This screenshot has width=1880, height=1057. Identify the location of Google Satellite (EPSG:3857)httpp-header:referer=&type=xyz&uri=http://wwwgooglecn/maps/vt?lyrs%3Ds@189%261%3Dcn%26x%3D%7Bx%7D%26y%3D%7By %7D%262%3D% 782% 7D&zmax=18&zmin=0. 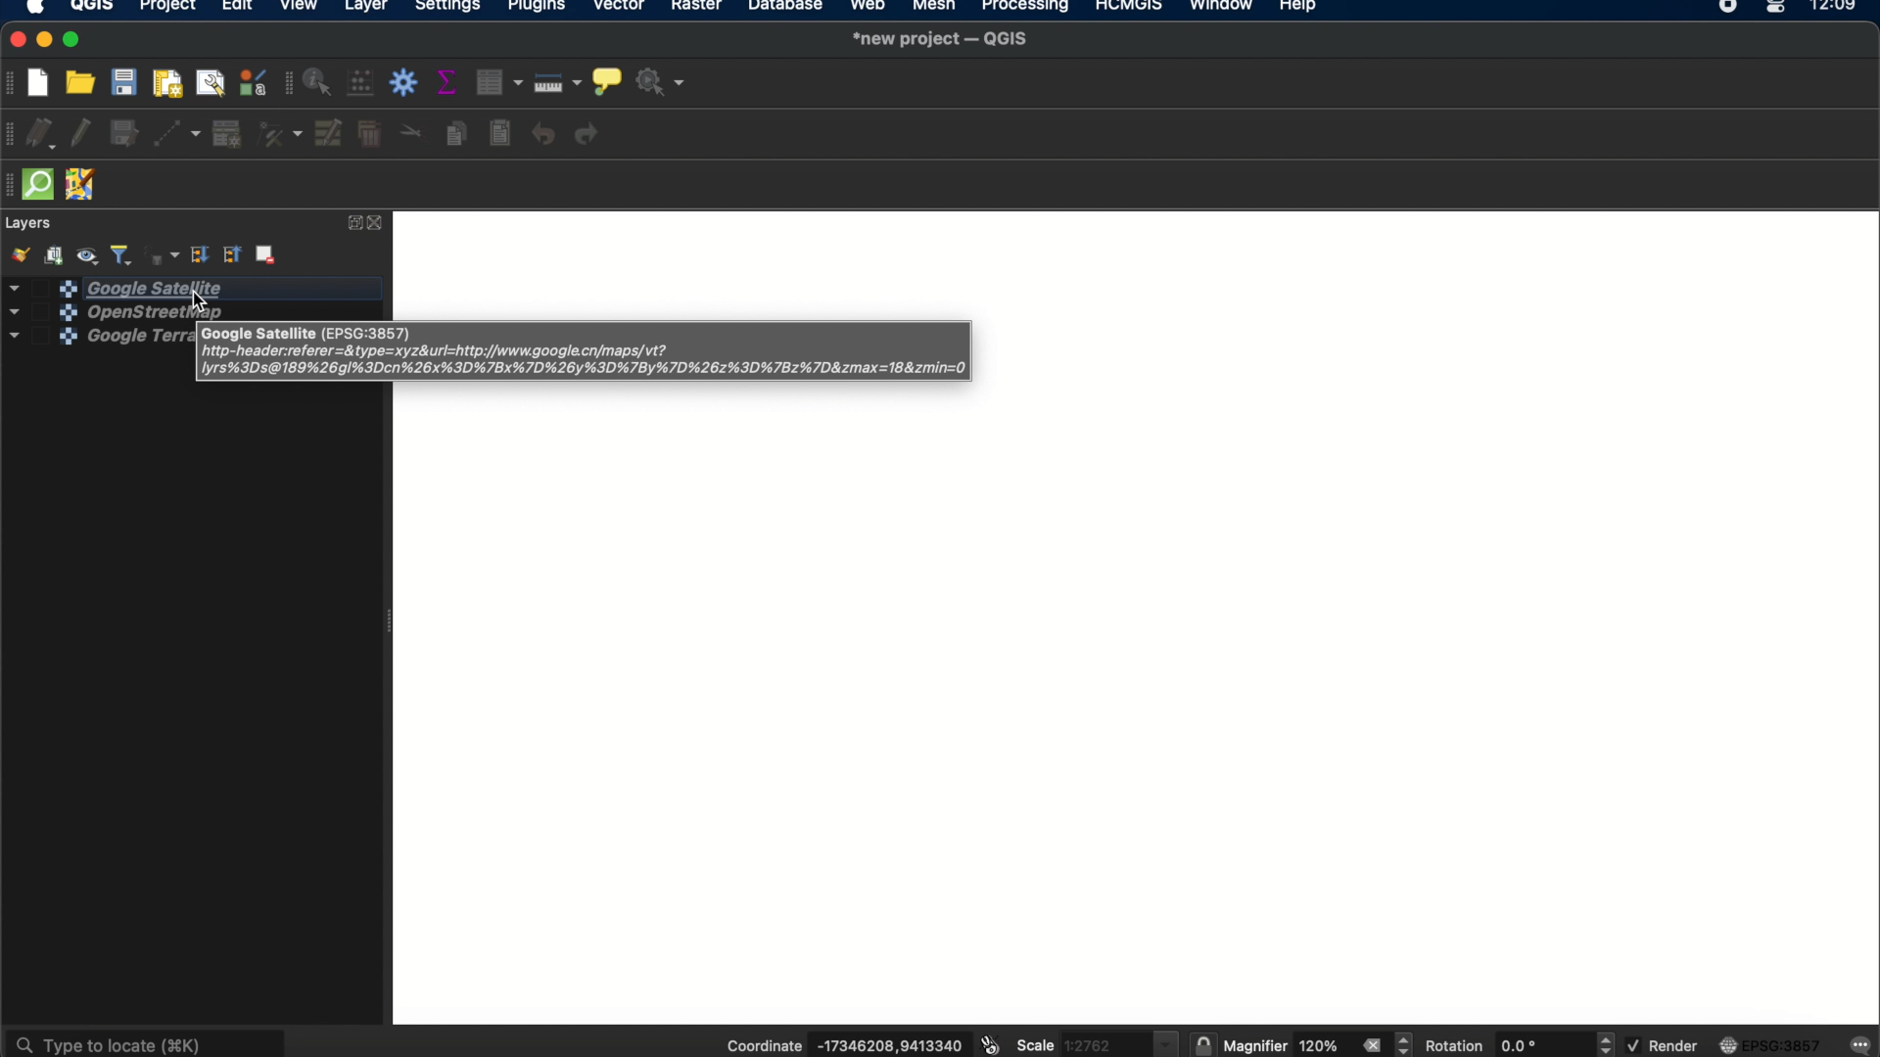
(590, 352).